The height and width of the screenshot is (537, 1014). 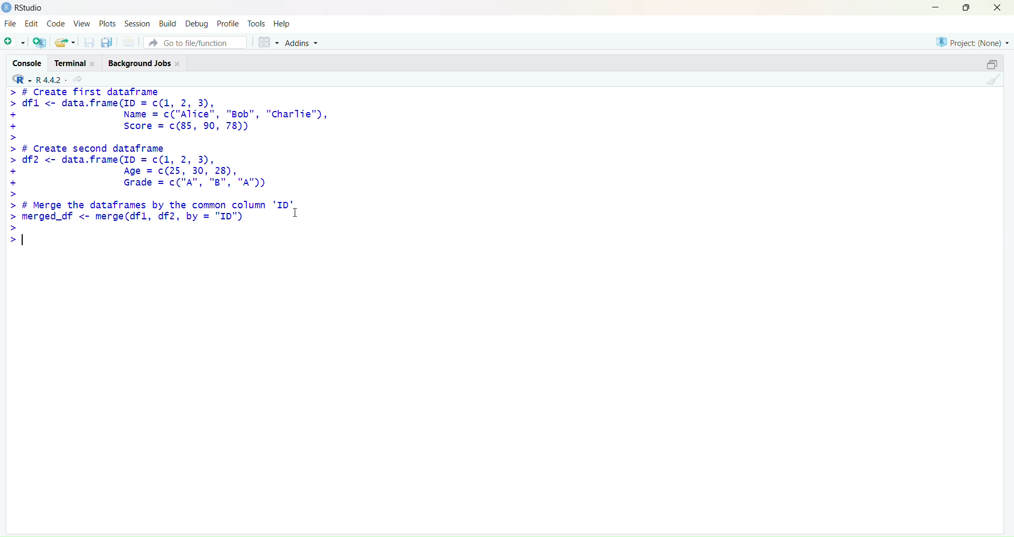 I want to click on clear console, so click(x=994, y=80).